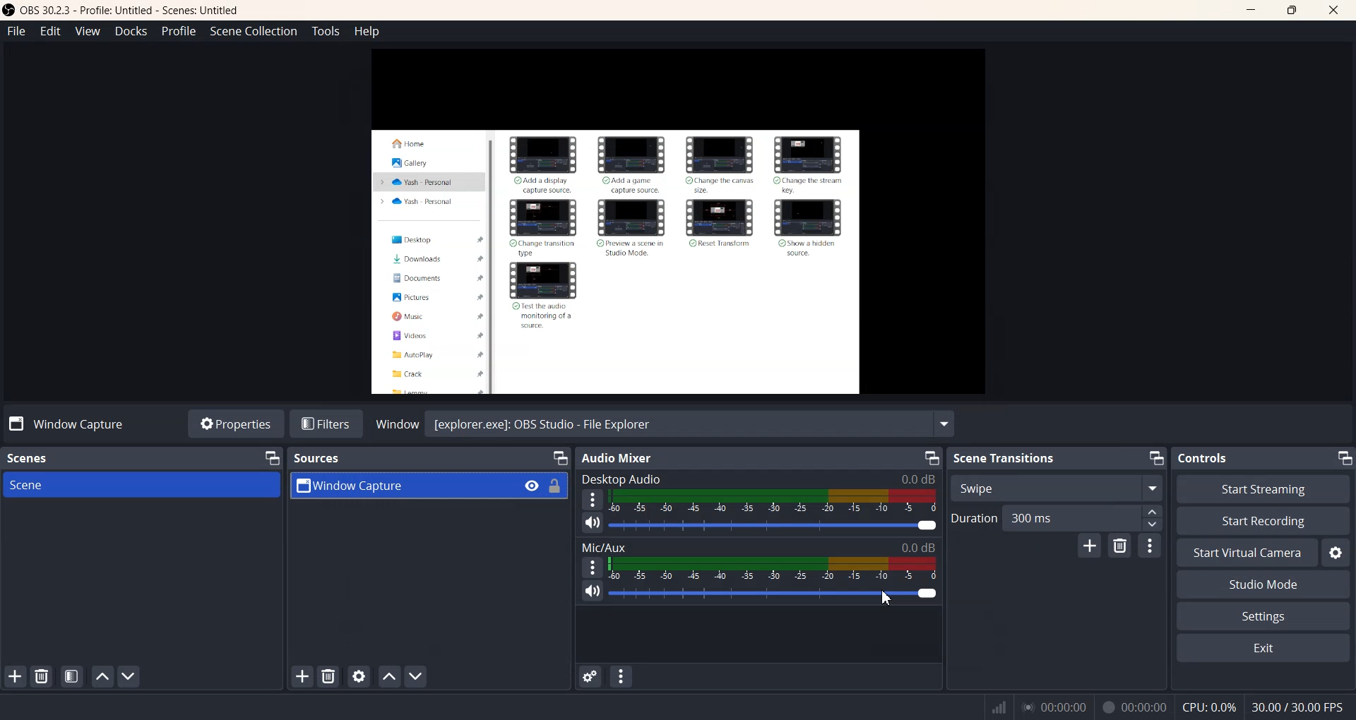 The image size is (1356, 720). I want to click on Exit, so click(1266, 649).